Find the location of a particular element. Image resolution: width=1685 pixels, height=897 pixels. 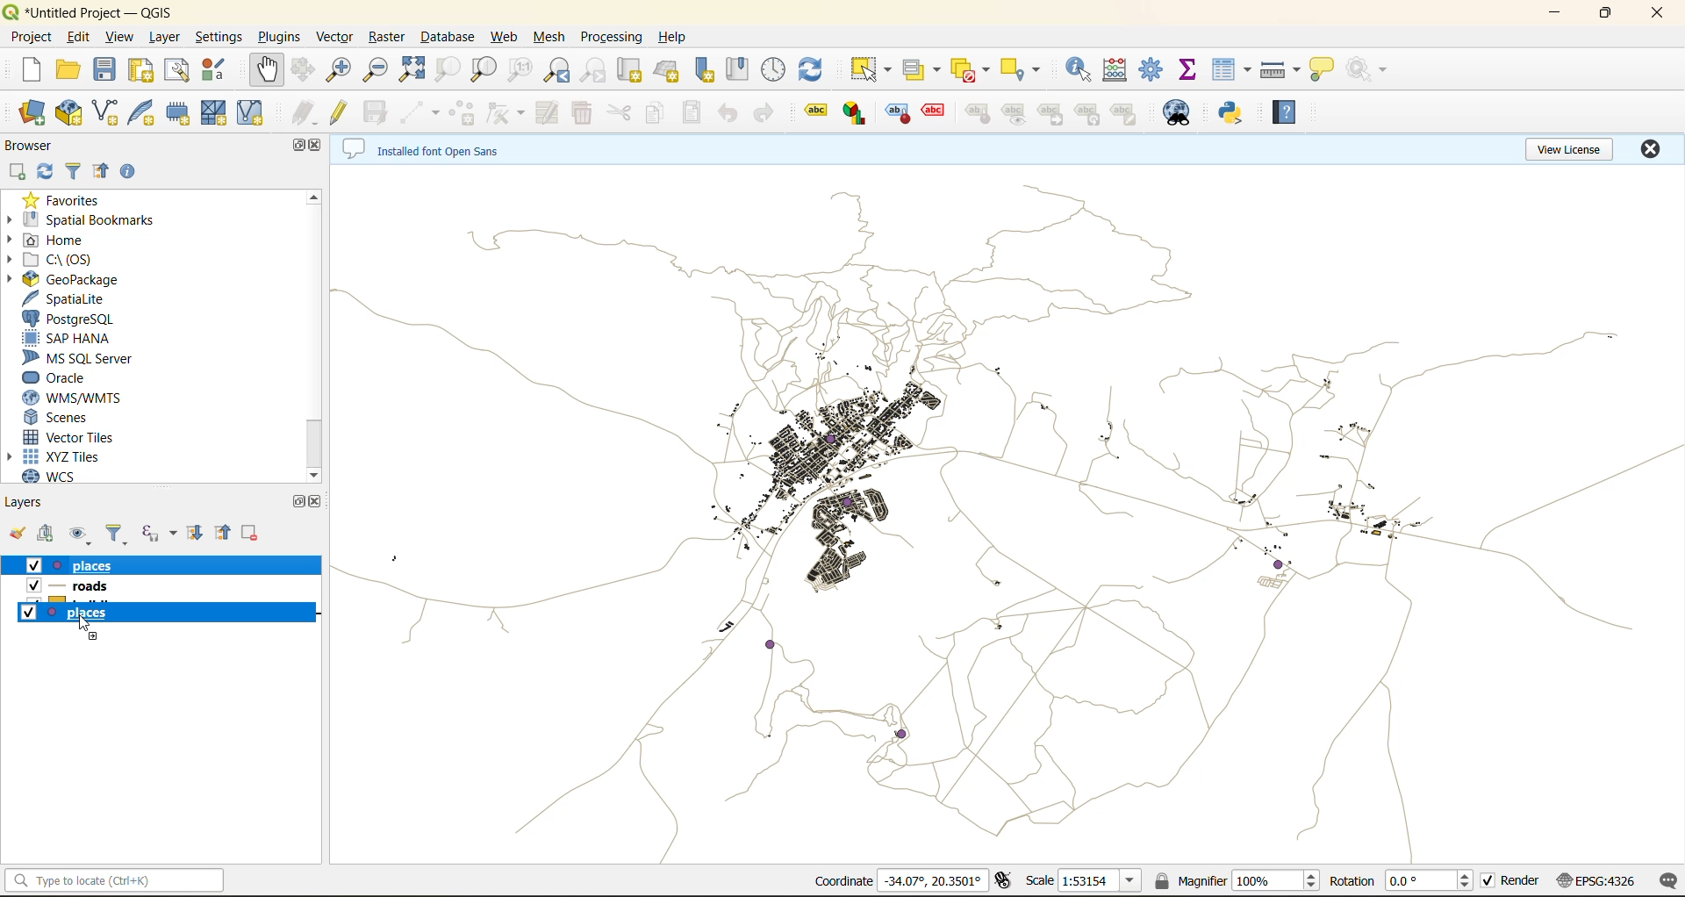

maximize is located at coordinates (293, 147).